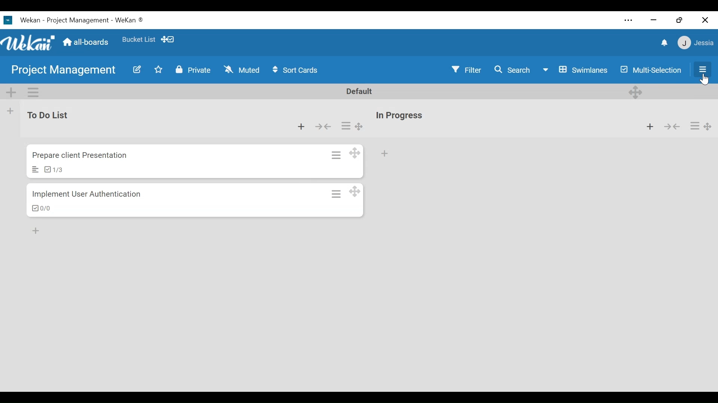  I want to click on Add card to bottom of the list, so click(384, 155).